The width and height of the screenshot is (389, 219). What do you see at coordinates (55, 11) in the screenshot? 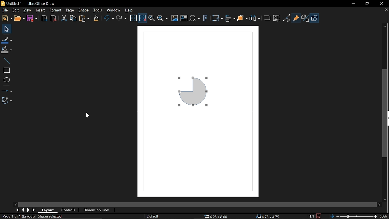
I see `Format` at bounding box center [55, 11].